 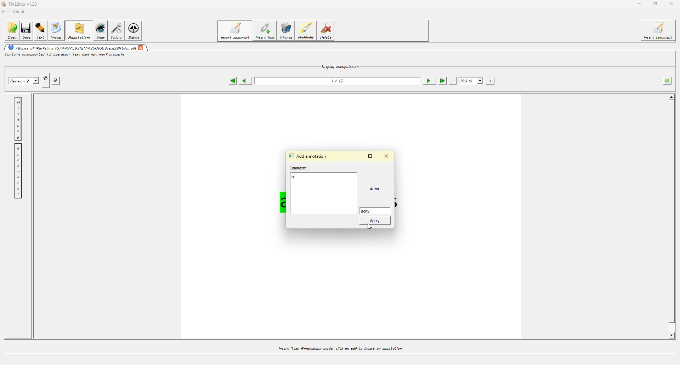 I want to click on minimize, so click(x=638, y=4).